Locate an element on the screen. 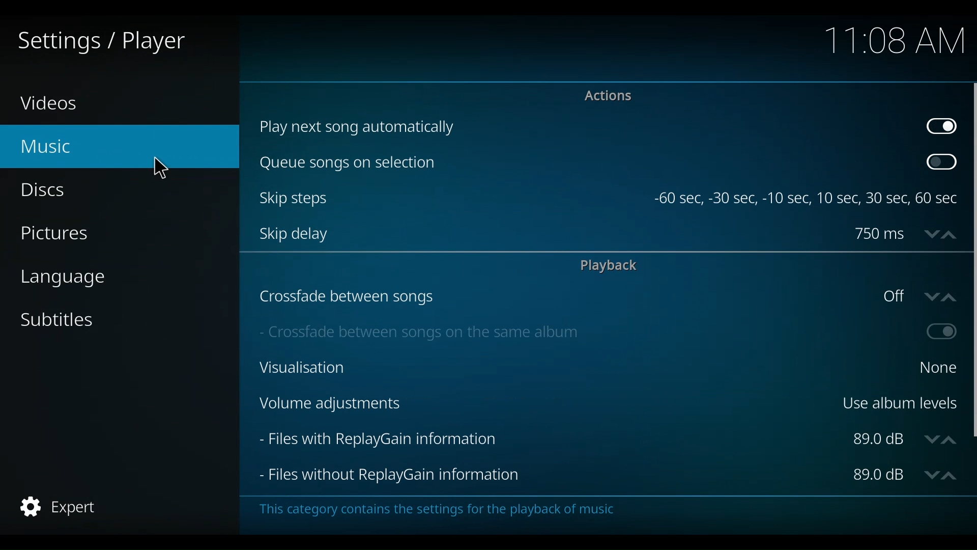 This screenshot has width=977, height=550. Skip stes is located at coordinates (452, 198).